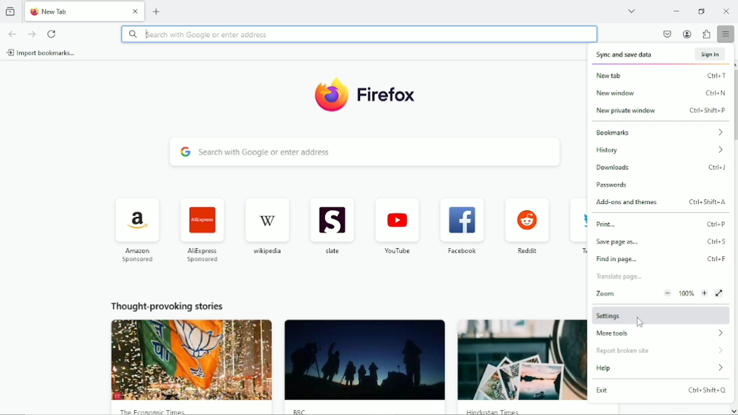 The image size is (738, 415). Describe the element at coordinates (706, 34) in the screenshot. I see `extensions` at that location.